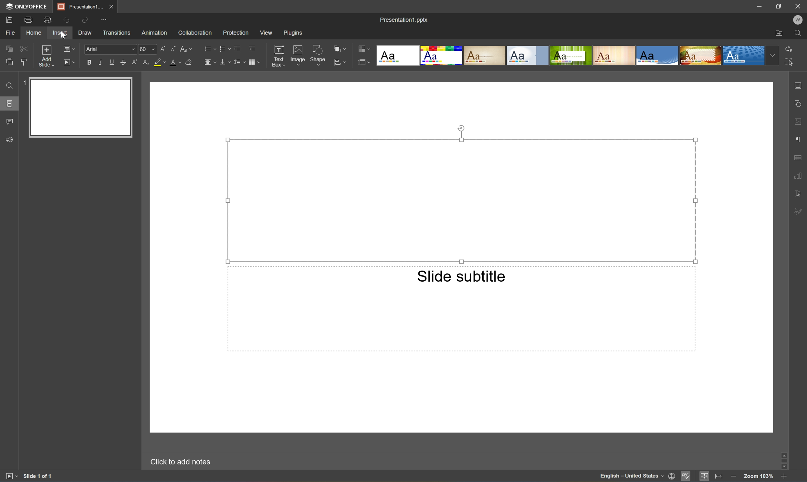 Image resolution: width=807 pixels, height=482 pixels. What do you see at coordinates (340, 48) in the screenshot?
I see `Arrange shape` at bounding box center [340, 48].